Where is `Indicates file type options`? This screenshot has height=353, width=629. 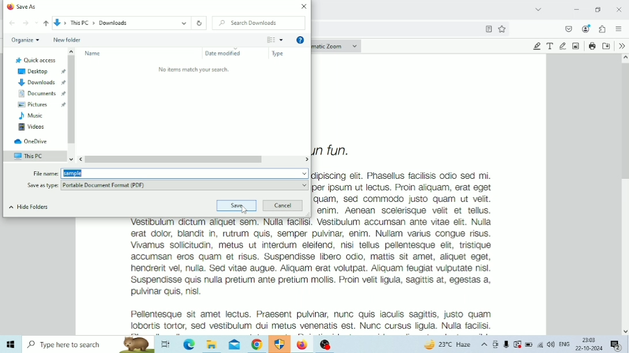 Indicates file type options is located at coordinates (43, 186).